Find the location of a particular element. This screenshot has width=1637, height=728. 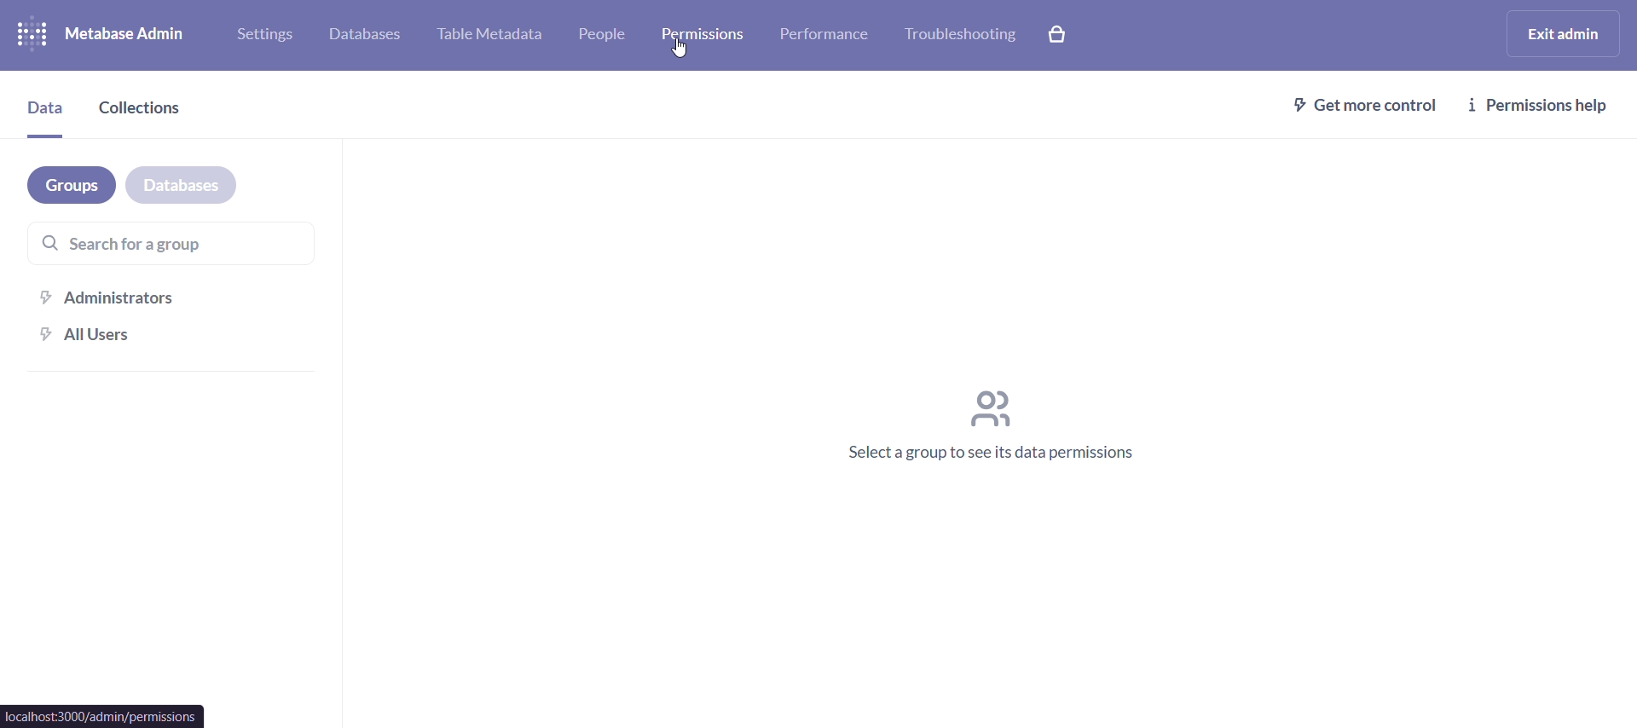

logo is located at coordinates (32, 36).